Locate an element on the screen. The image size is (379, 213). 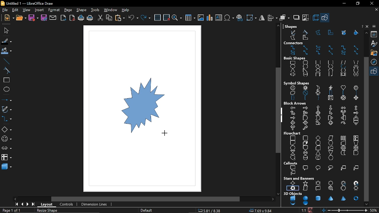
current page (Page 1 of 1) is located at coordinates (11, 210).